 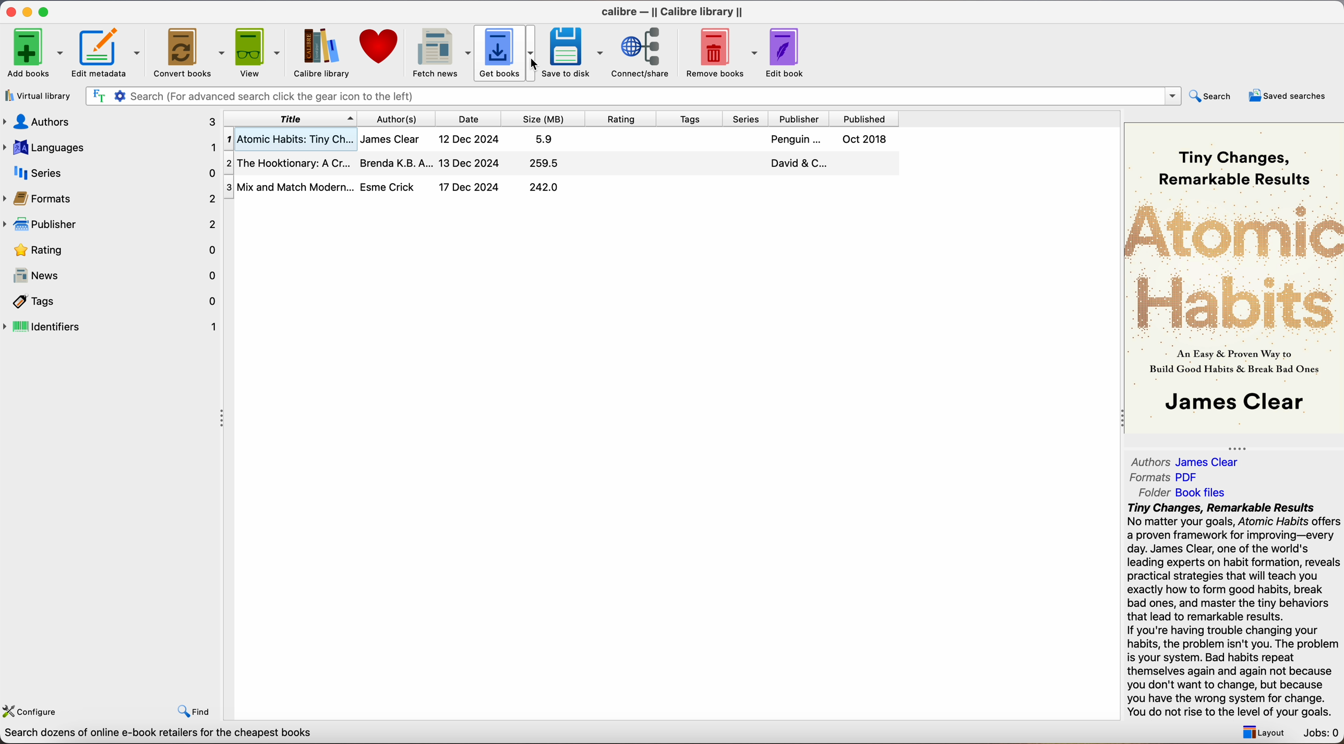 What do you see at coordinates (545, 119) in the screenshot?
I see `size` at bounding box center [545, 119].